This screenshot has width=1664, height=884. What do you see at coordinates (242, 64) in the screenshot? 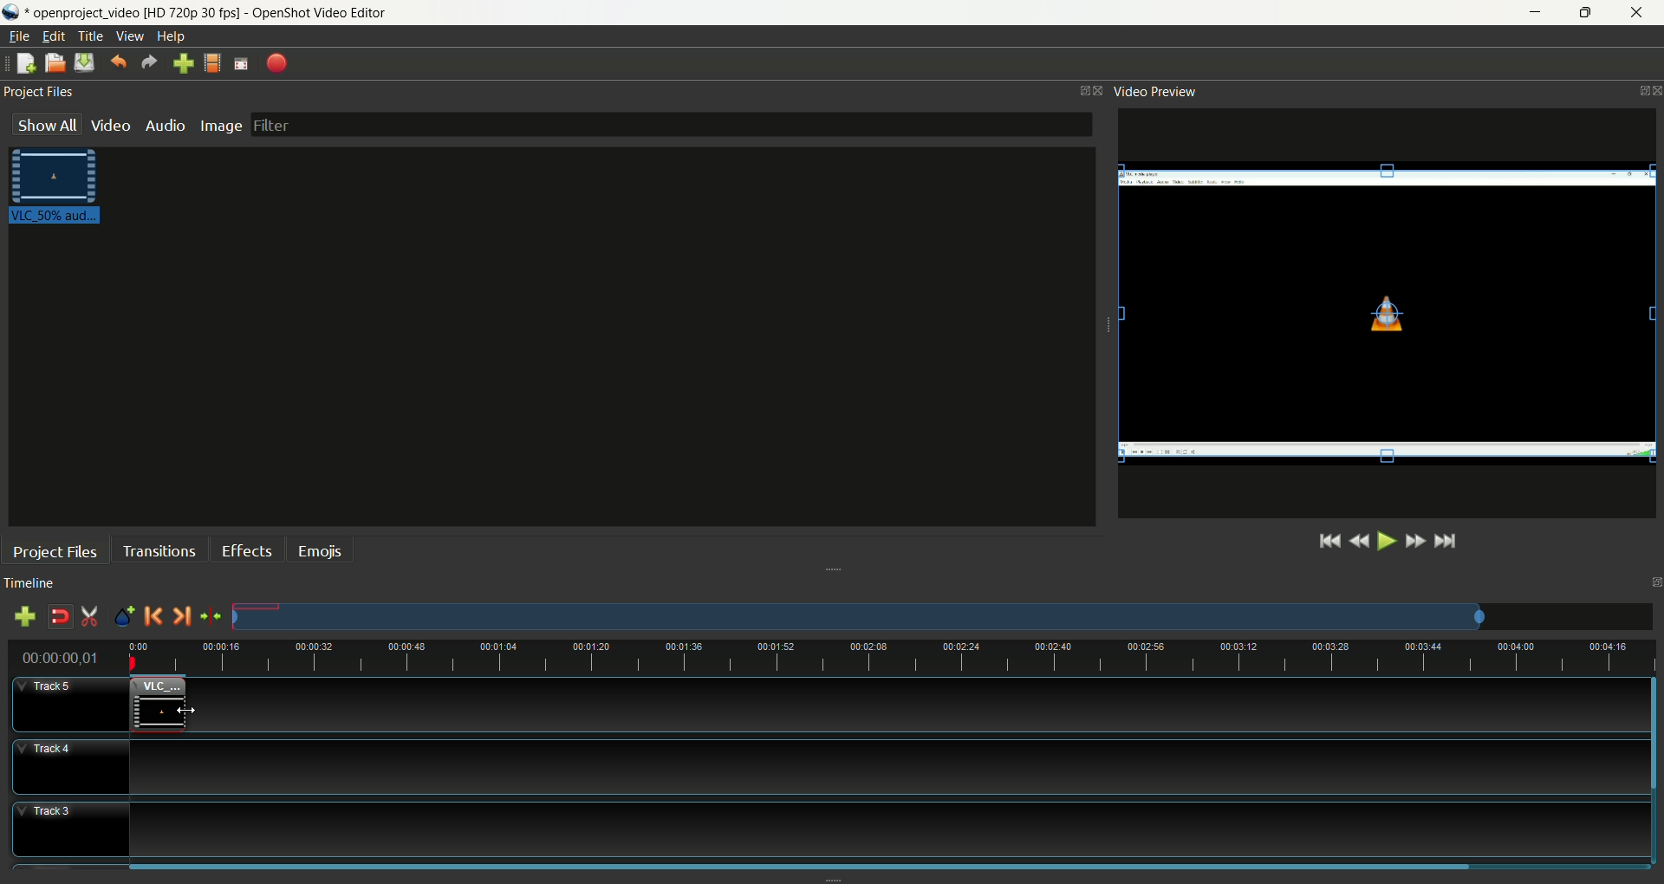
I see `fullscreen` at bounding box center [242, 64].